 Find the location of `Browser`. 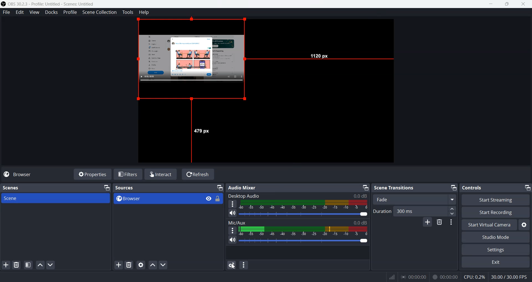

Browser is located at coordinates (156, 199).